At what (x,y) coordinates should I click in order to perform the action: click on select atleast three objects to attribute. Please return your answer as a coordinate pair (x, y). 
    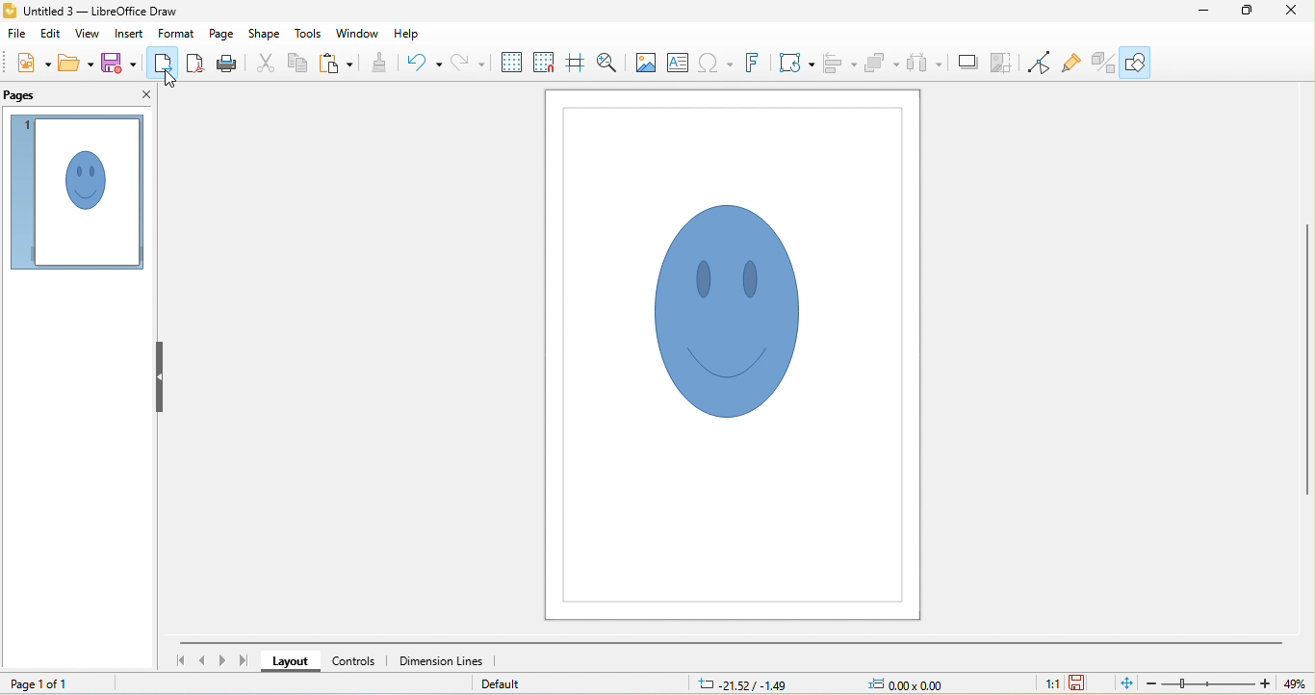
    Looking at the image, I should click on (924, 64).